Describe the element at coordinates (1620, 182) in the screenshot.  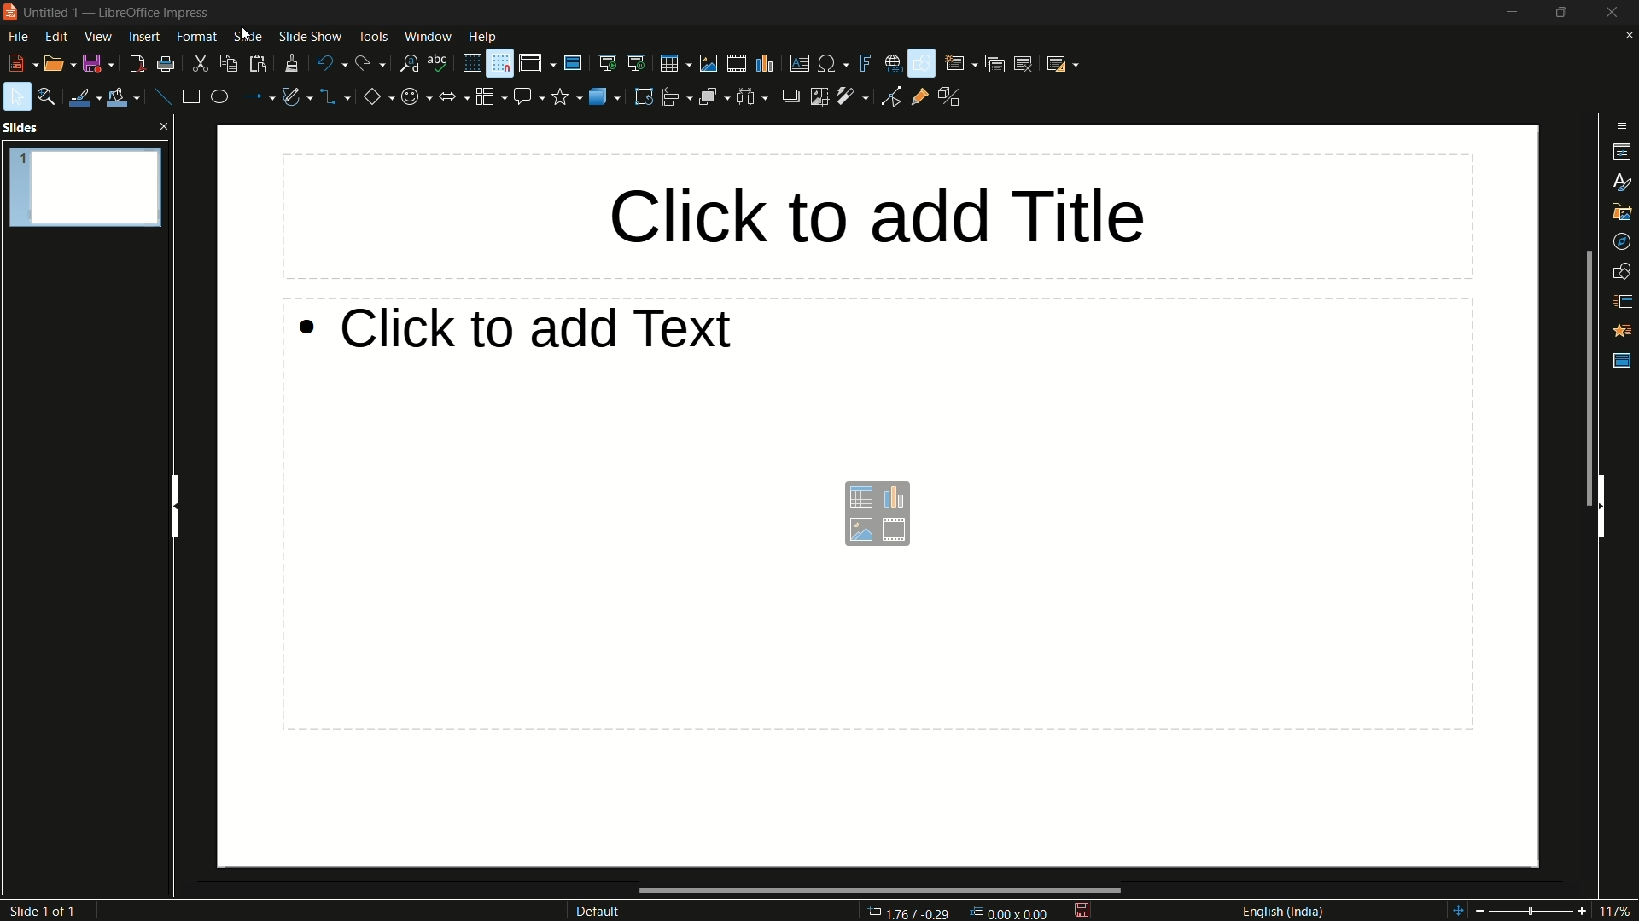
I see `styles` at that location.